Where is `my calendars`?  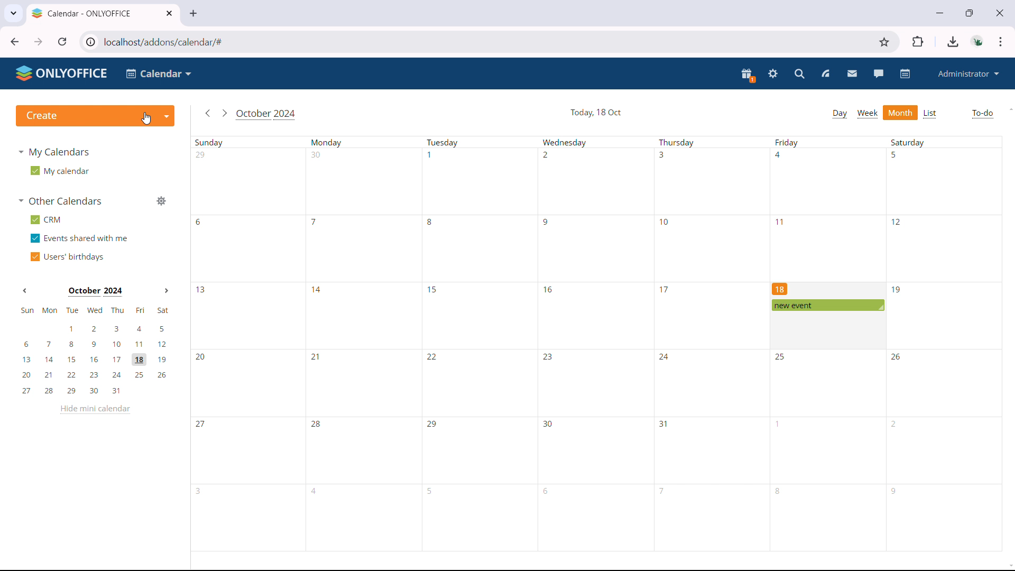 my calendars is located at coordinates (56, 152).